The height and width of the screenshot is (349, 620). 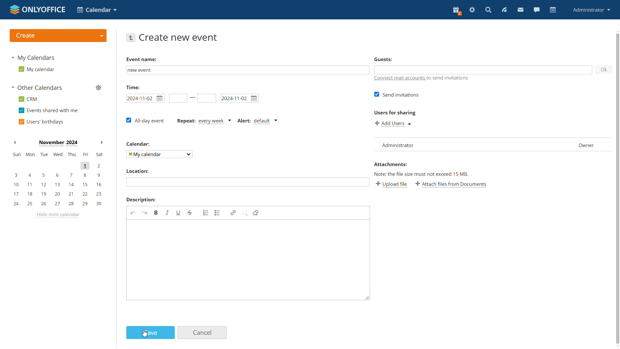 What do you see at coordinates (58, 143) in the screenshot?
I see `Month on display` at bounding box center [58, 143].